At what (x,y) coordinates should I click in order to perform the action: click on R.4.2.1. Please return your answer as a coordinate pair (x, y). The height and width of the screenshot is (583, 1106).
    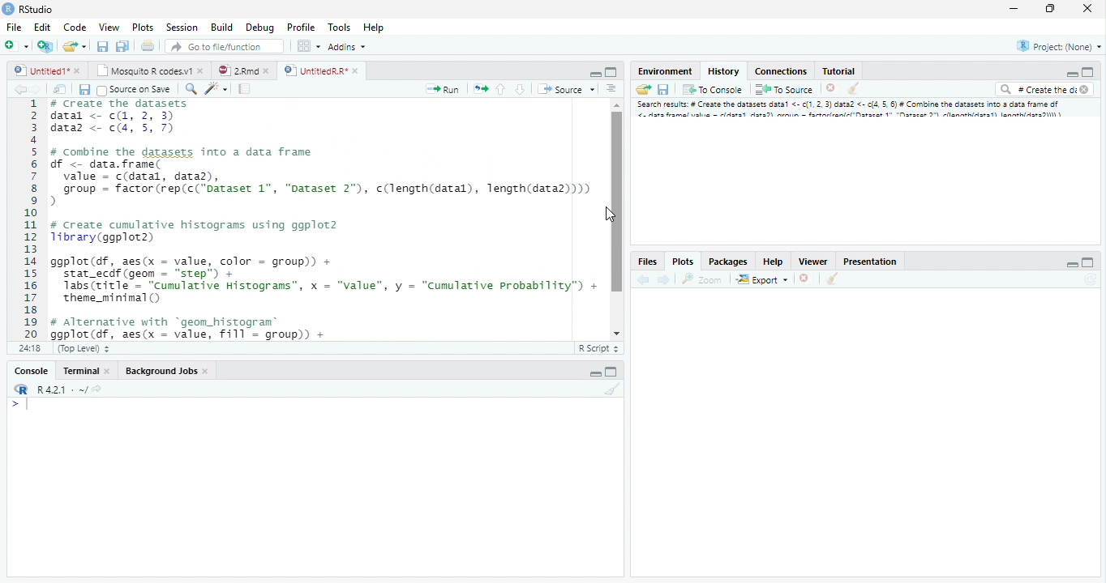
    Looking at the image, I should click on (53, 389).